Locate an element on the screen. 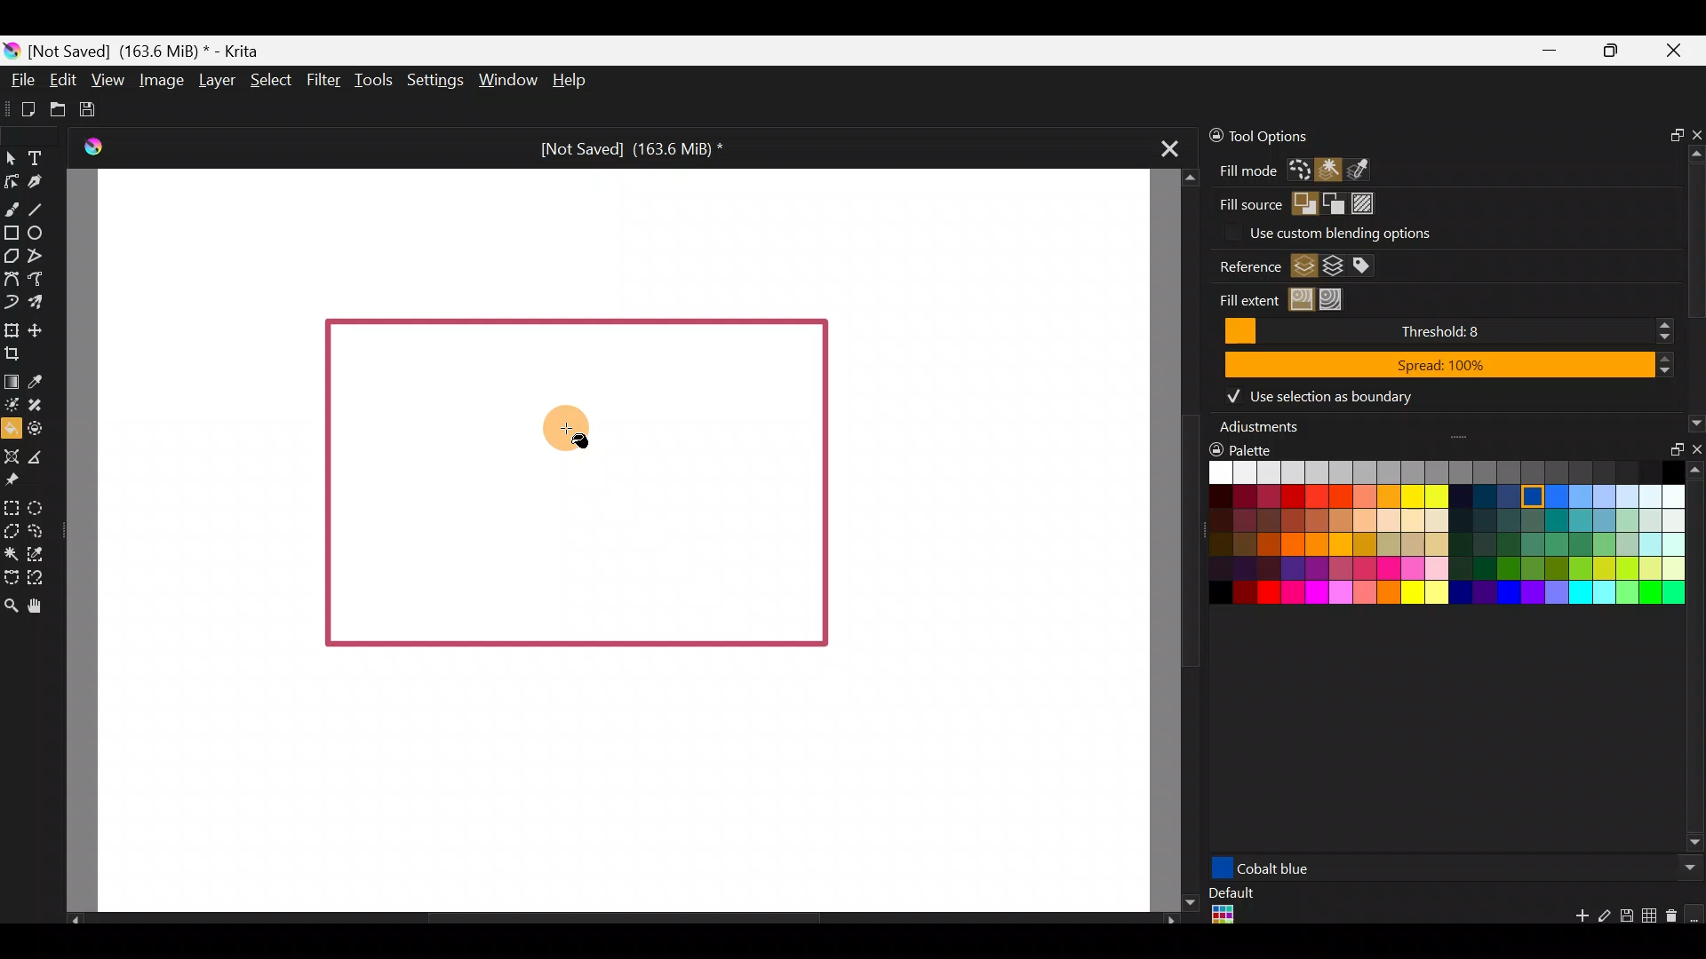 The width and height of the screenshot is (1706, 959). Open an existing document is located at coordinates (57, 107).